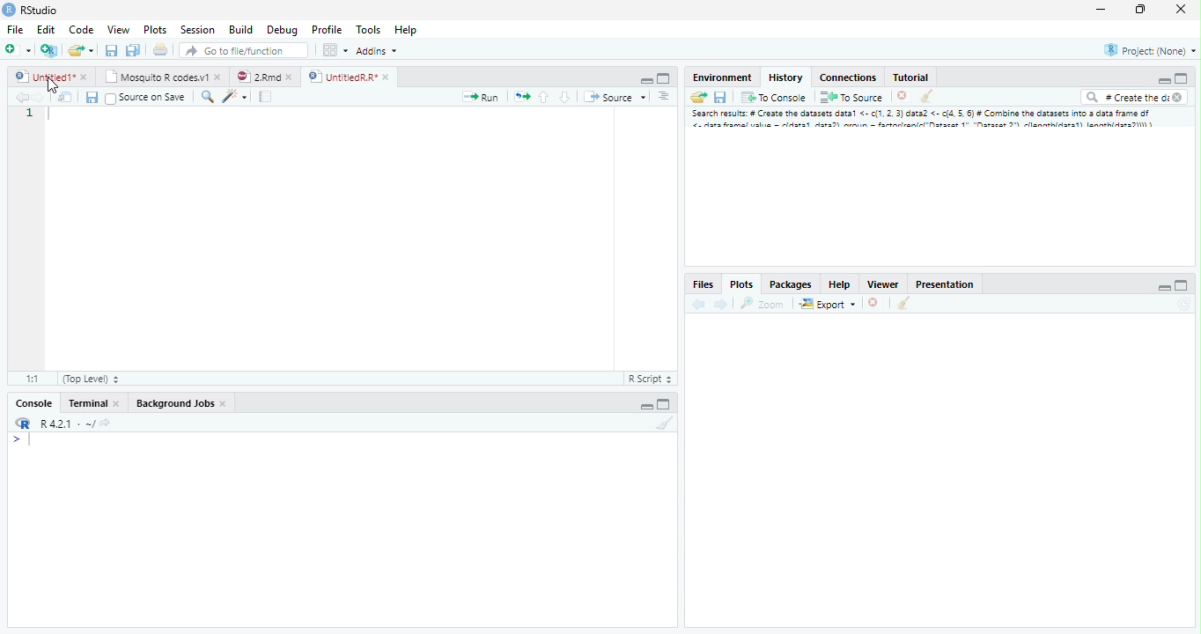  I want to click on Background Jobs, so click(182, 403).